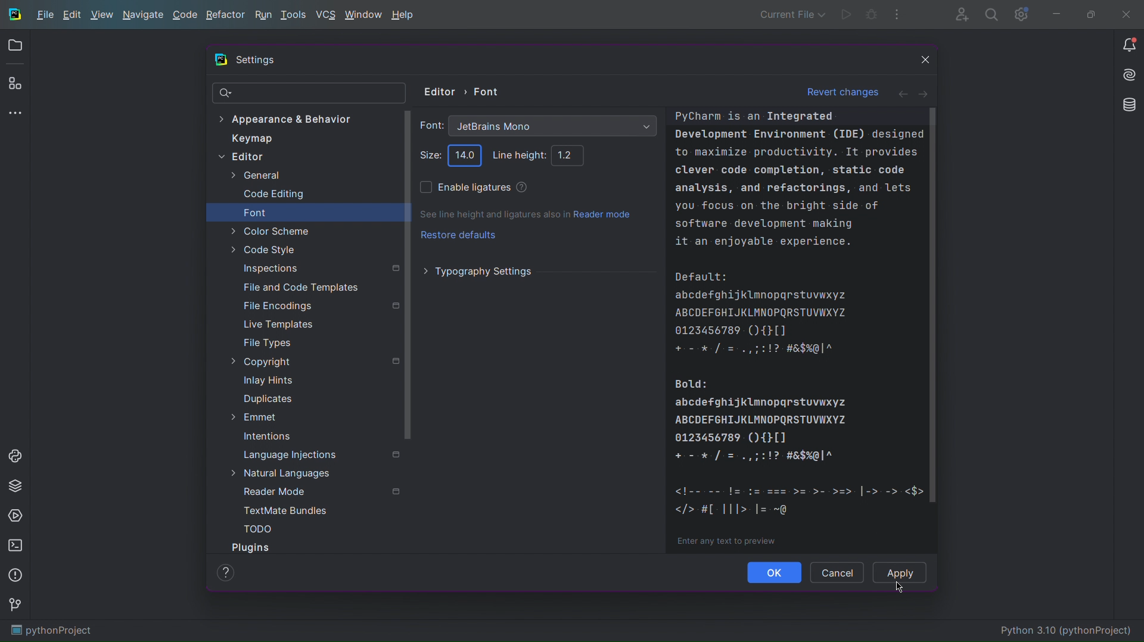 The image size is (1144, 642). I want to click on Live Templates, so click(278, 324).